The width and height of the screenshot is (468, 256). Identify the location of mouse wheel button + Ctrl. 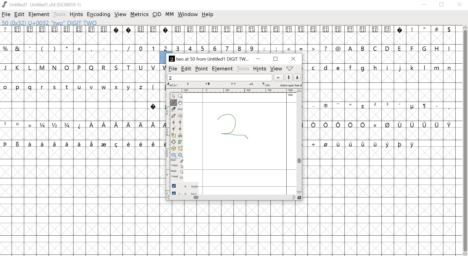
(178, 178).